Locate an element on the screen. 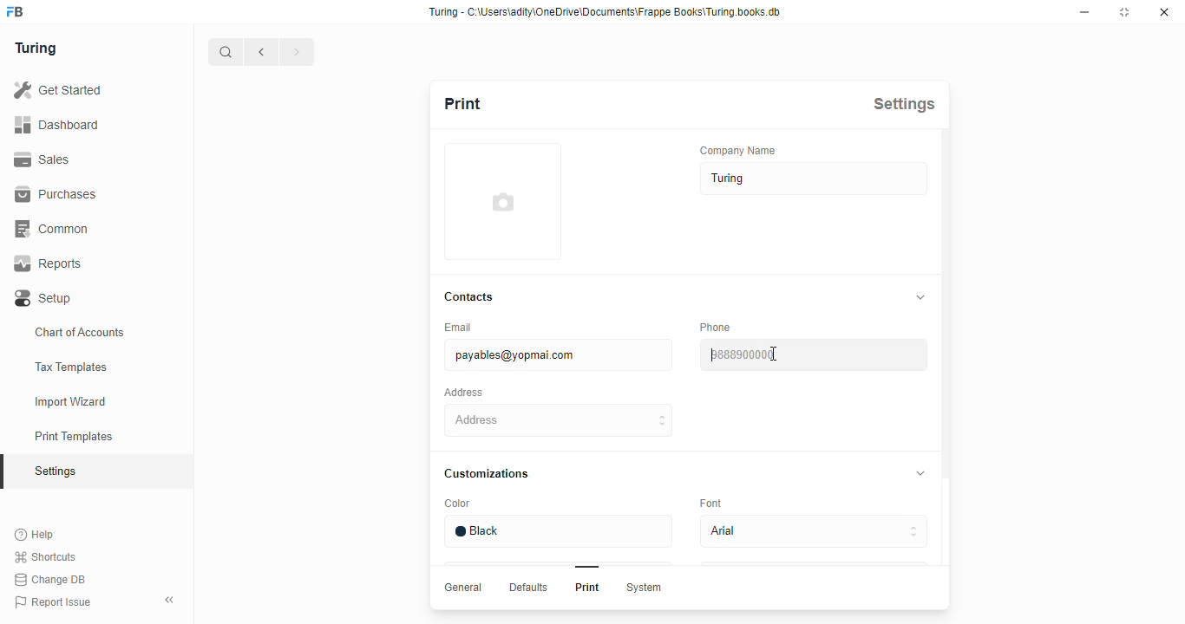  Settings
oy is located at coordinates (85, 473).